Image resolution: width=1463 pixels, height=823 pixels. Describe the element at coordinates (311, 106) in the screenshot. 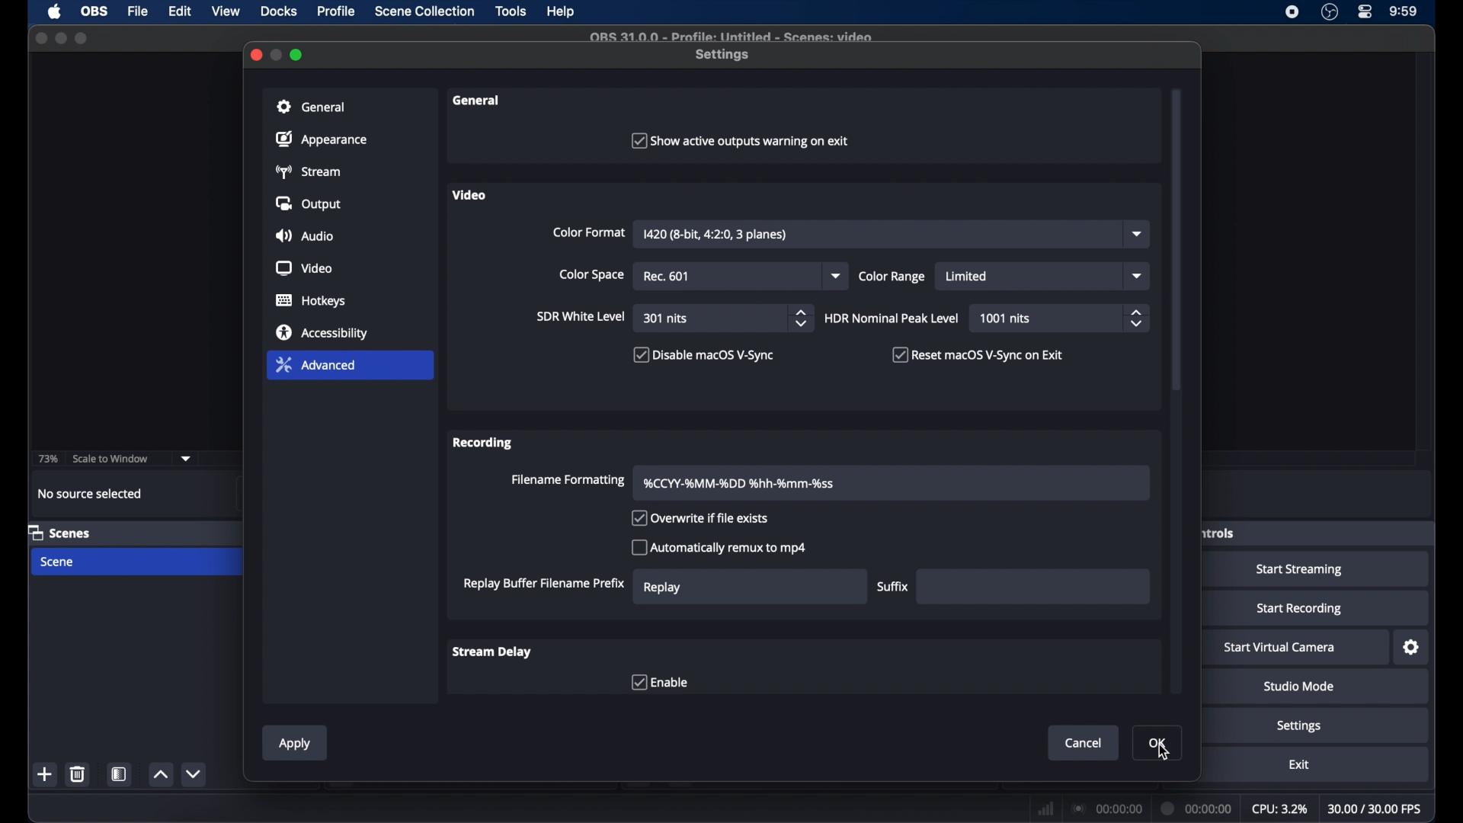

I see `general` at that location.